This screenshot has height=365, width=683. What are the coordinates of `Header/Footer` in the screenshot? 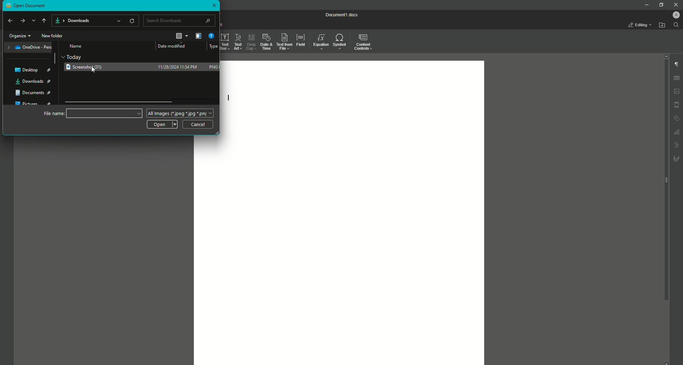 It's located at (677, 104).